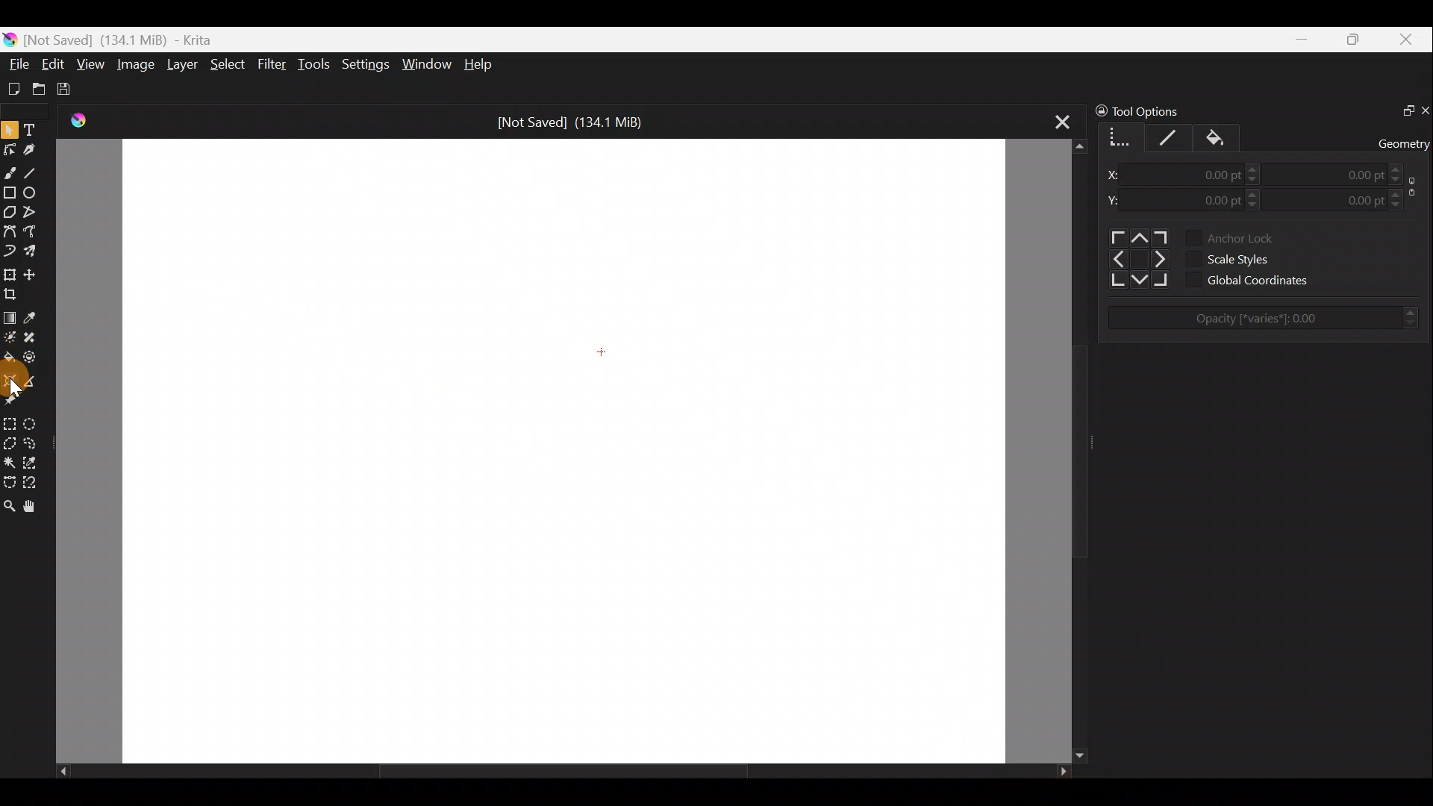 Image resolution: width=1433 pixels, height=806 pixels. I want to click on Stroke, so click(1169, 137).